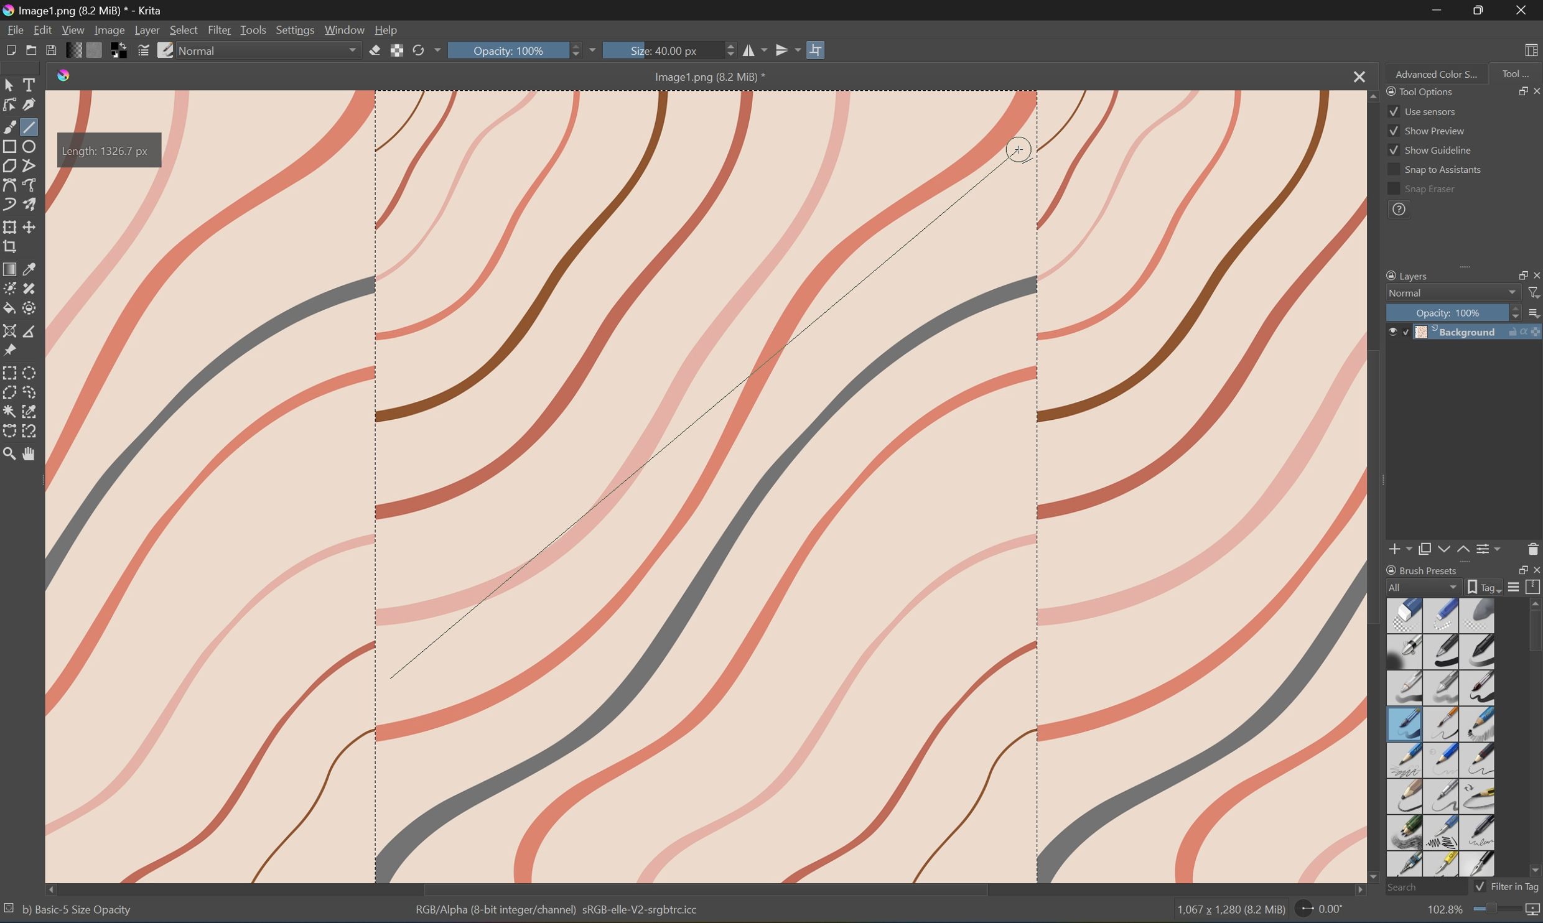 The width and height of the screenshot is (1543, 923). What do you see at coordinates (108, 29) in the screenshot?
I see `Image` at bounding box center [108, 29].